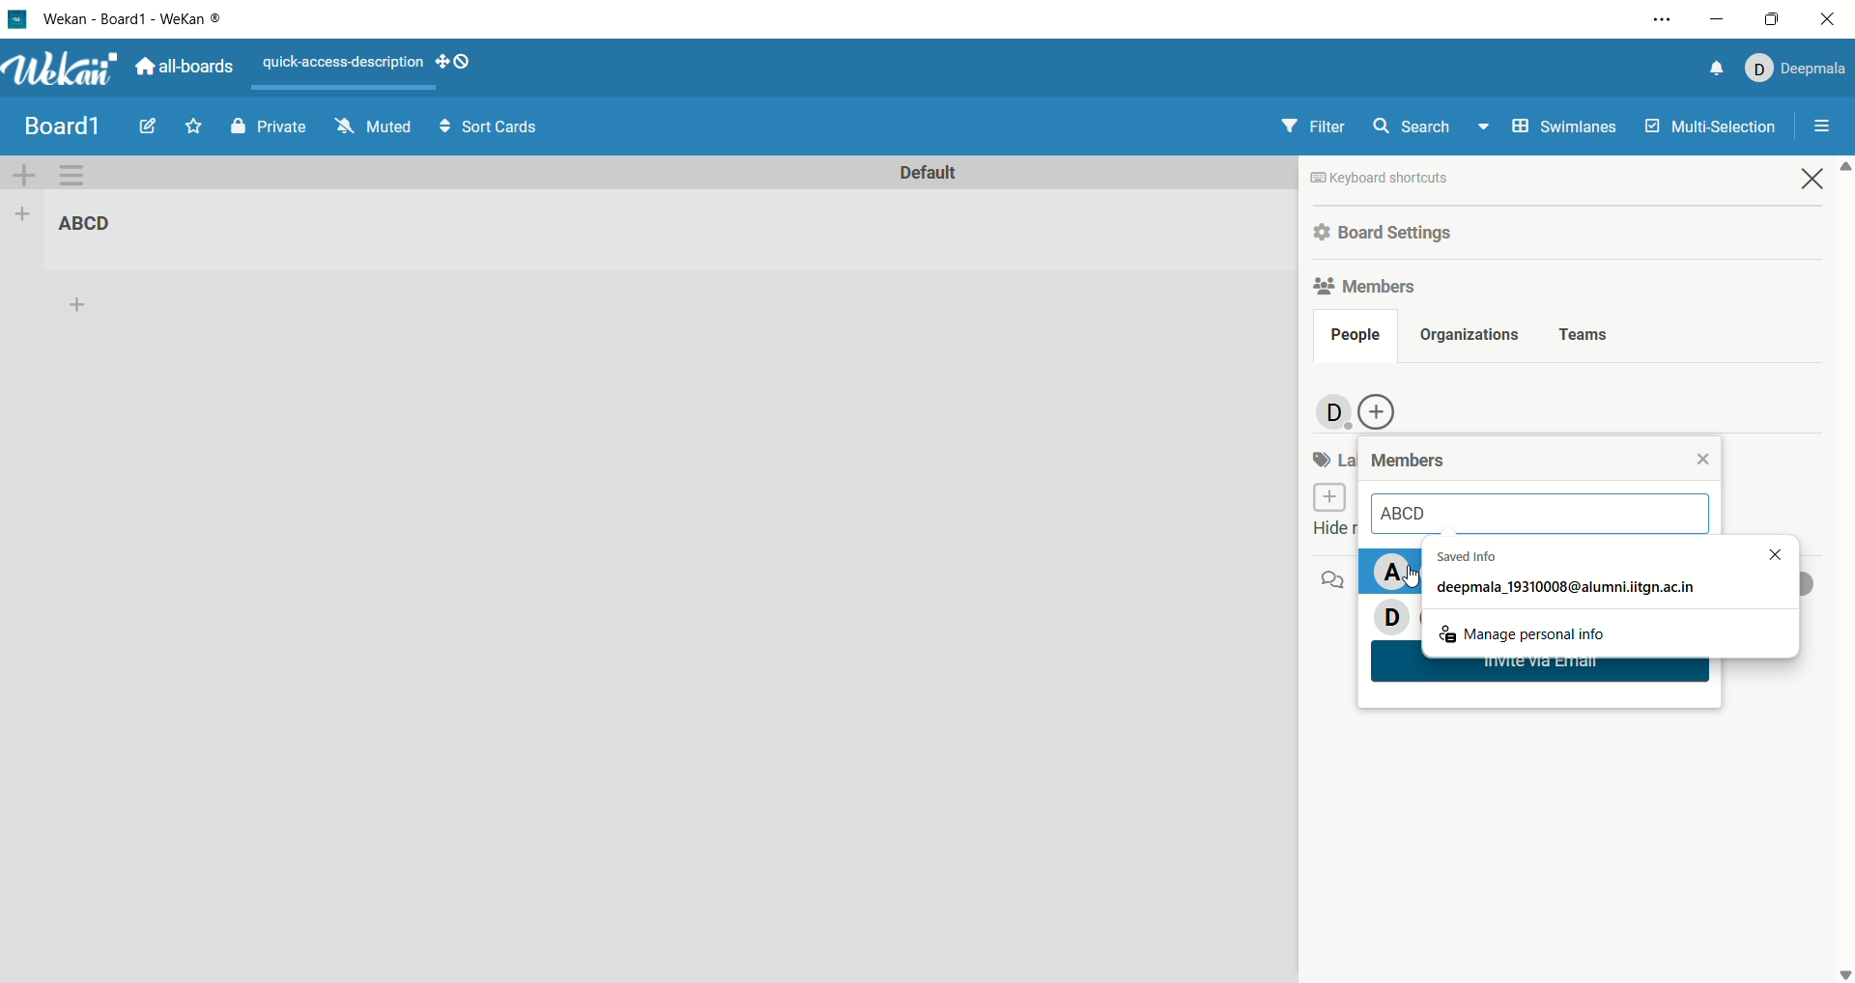 The image size is (1855, 983). Describe the element at coordinates (1797, 69) in the screenshot. I see `account` at that location.